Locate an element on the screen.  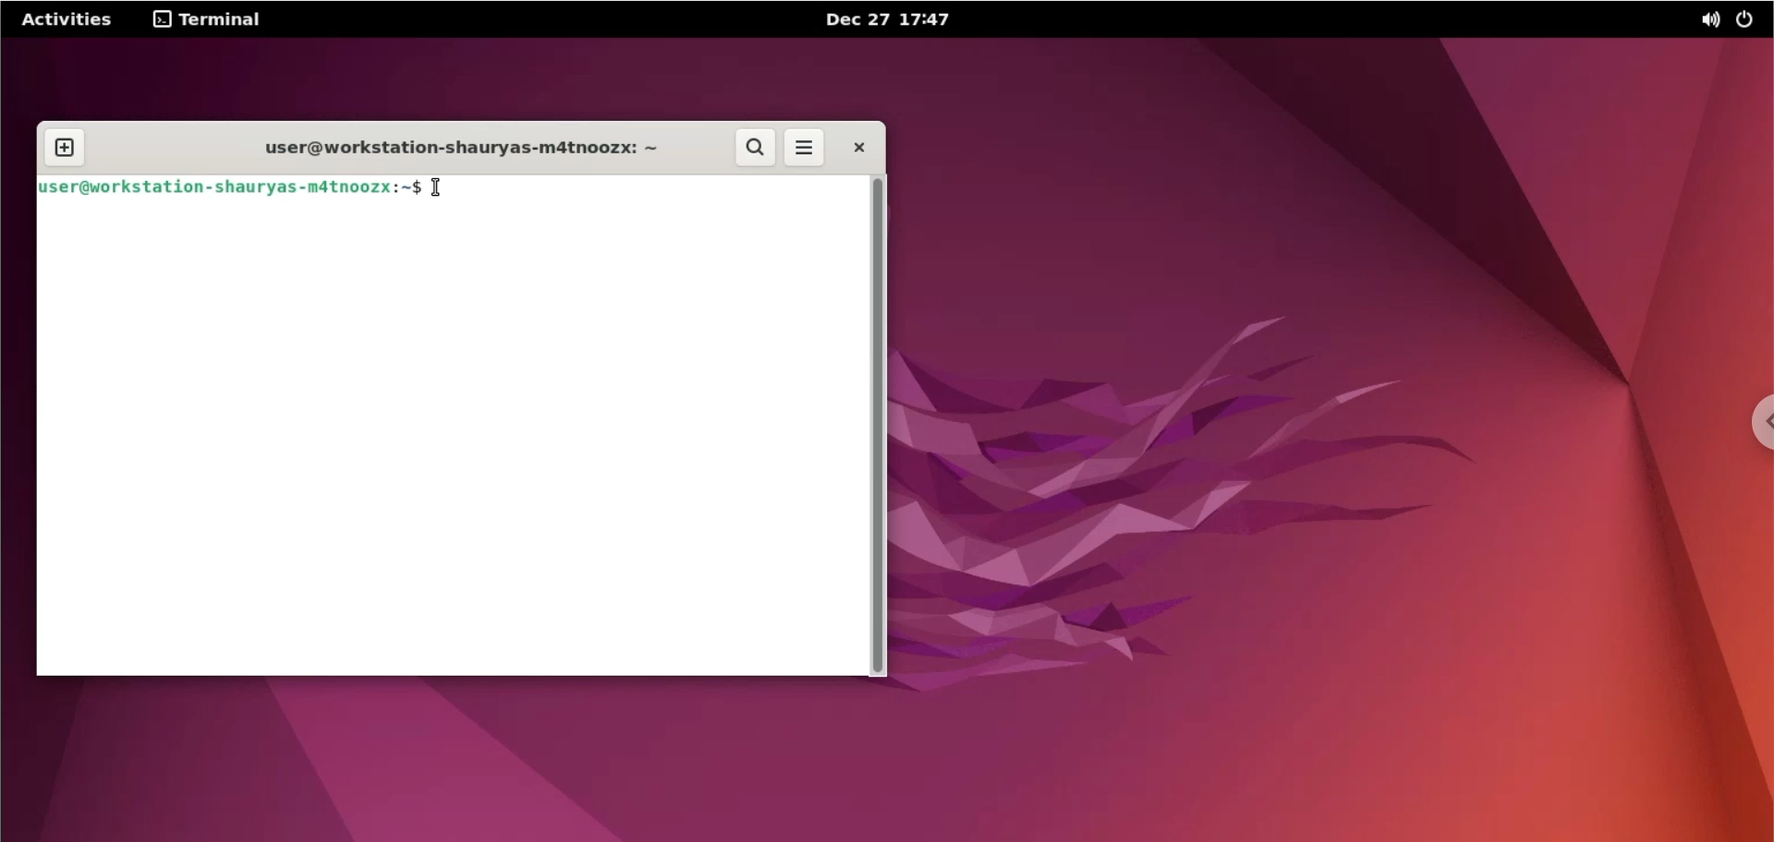
Activities is located at coordinates (66, 18).